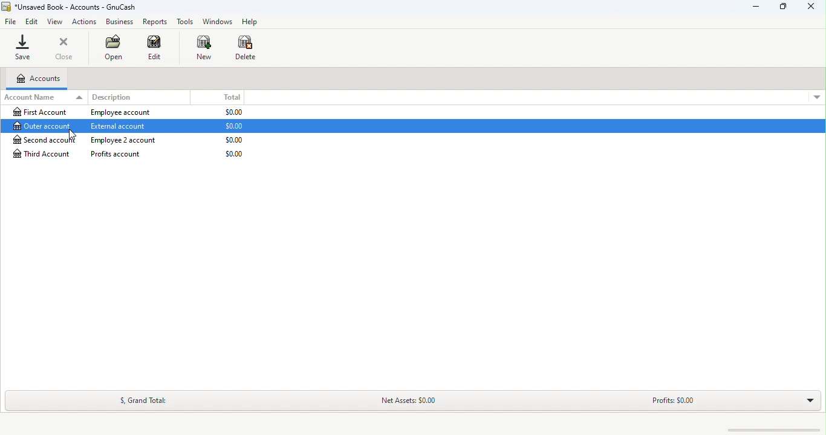 The width and height of the screenshot is (826, 435). Describe the element at coordinates (151, 125) in the screenshot. I see `Outer account` at that location.